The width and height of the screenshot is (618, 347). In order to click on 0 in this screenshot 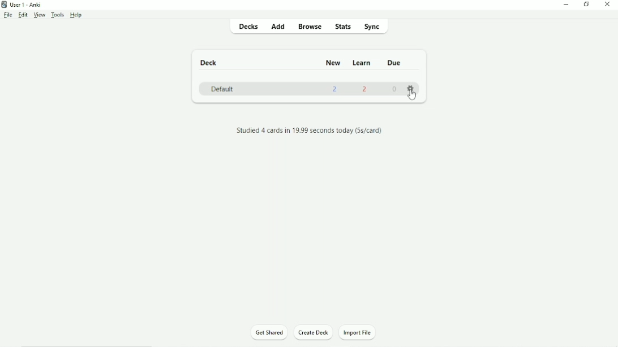, I will do `click(394, 90)`.